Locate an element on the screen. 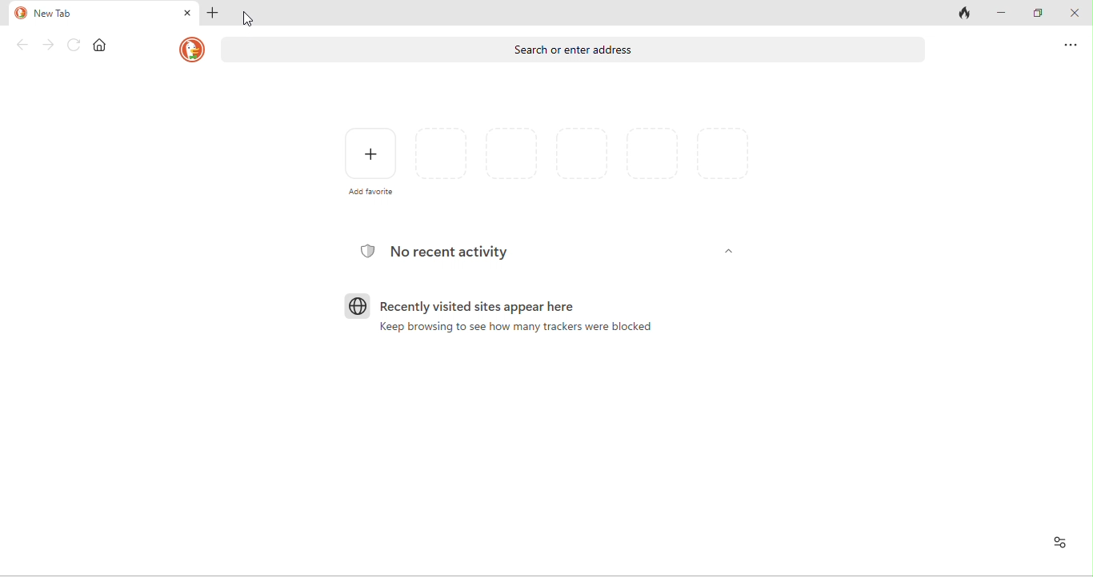 The image size is (1093, 577). forward is located at coordinates (48, 46).